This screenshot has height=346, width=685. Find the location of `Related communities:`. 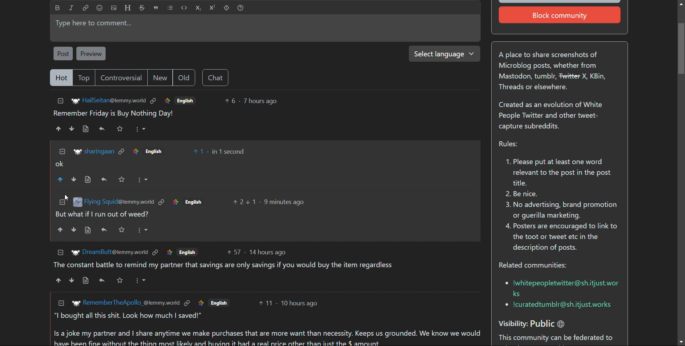

Related communities: is located at coordinates (537, 266).